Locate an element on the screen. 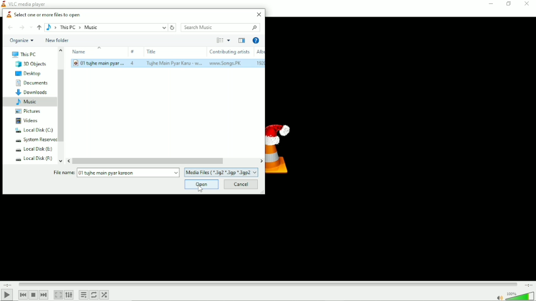 The image size is (536, 301). move up is located at coordinates (61, 50).